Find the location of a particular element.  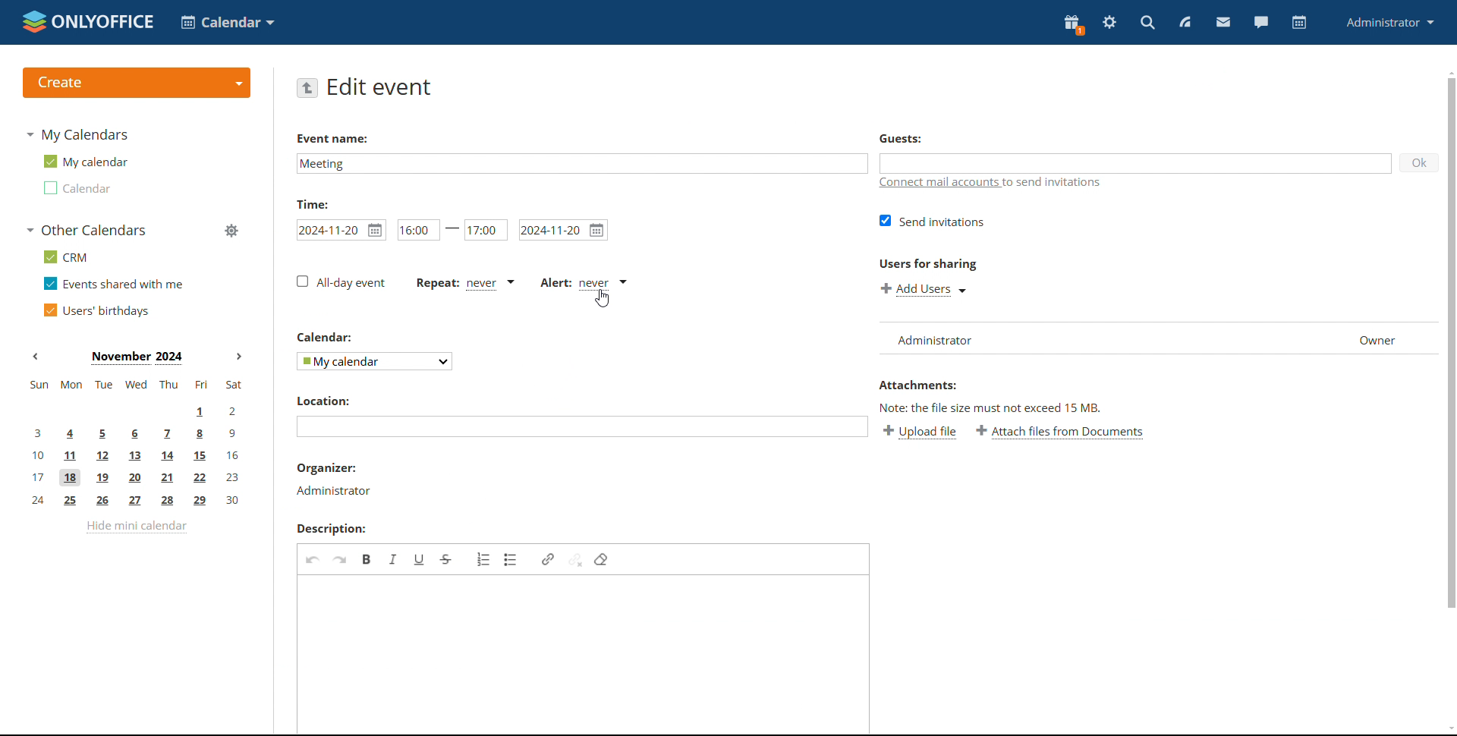

attach files from documents is located at coordinates (1059, 430).